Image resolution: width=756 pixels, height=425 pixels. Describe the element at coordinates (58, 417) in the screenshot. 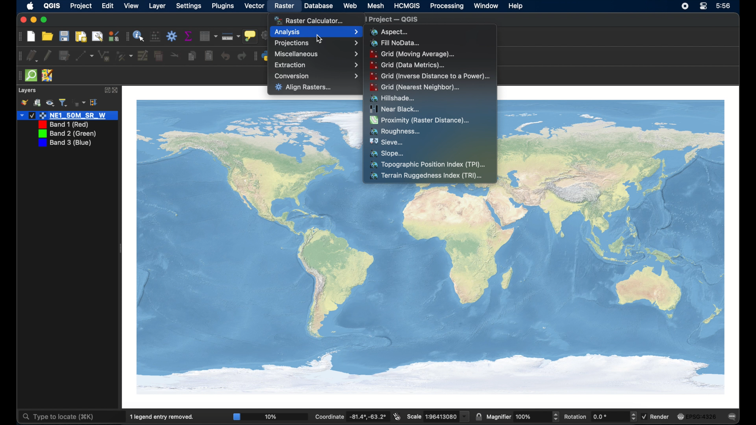

I see `type to locate ` at that location.